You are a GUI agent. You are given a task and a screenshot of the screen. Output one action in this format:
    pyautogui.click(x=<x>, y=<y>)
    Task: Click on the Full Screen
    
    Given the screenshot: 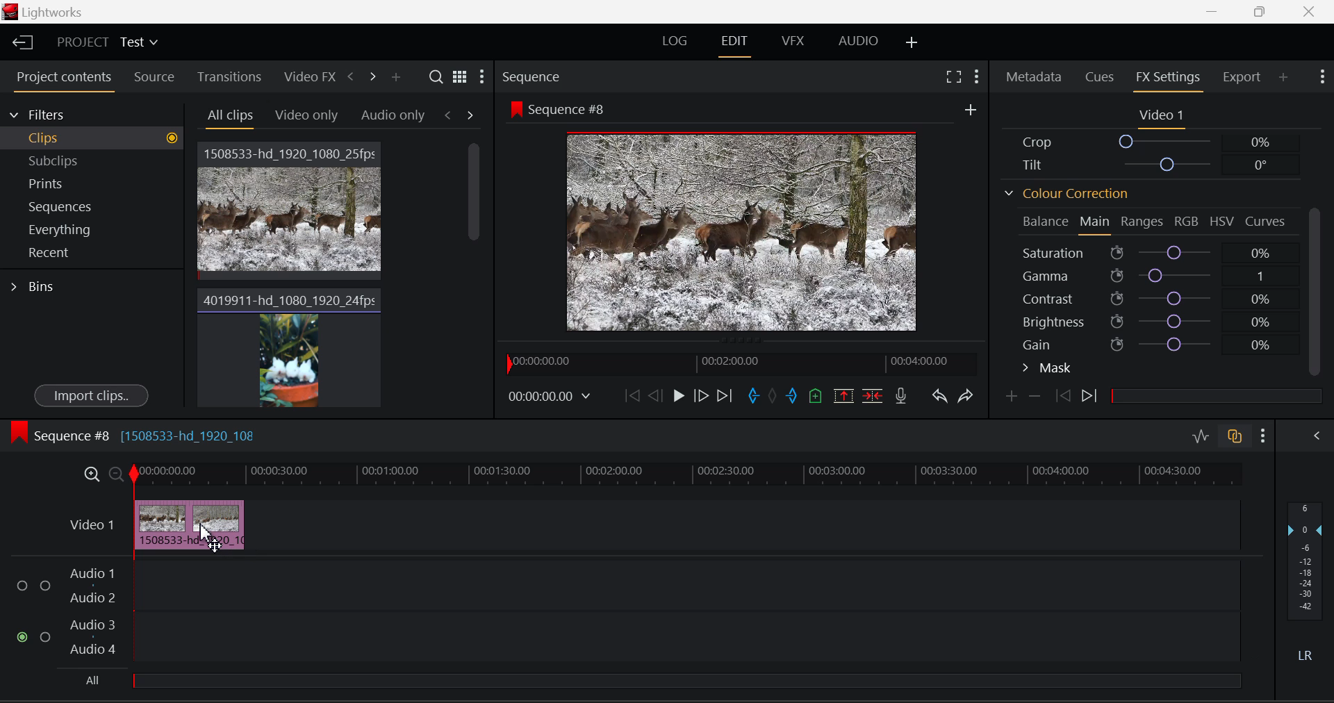 What is the action you would take?
    pyautogui.click(x=953, y=78)
    